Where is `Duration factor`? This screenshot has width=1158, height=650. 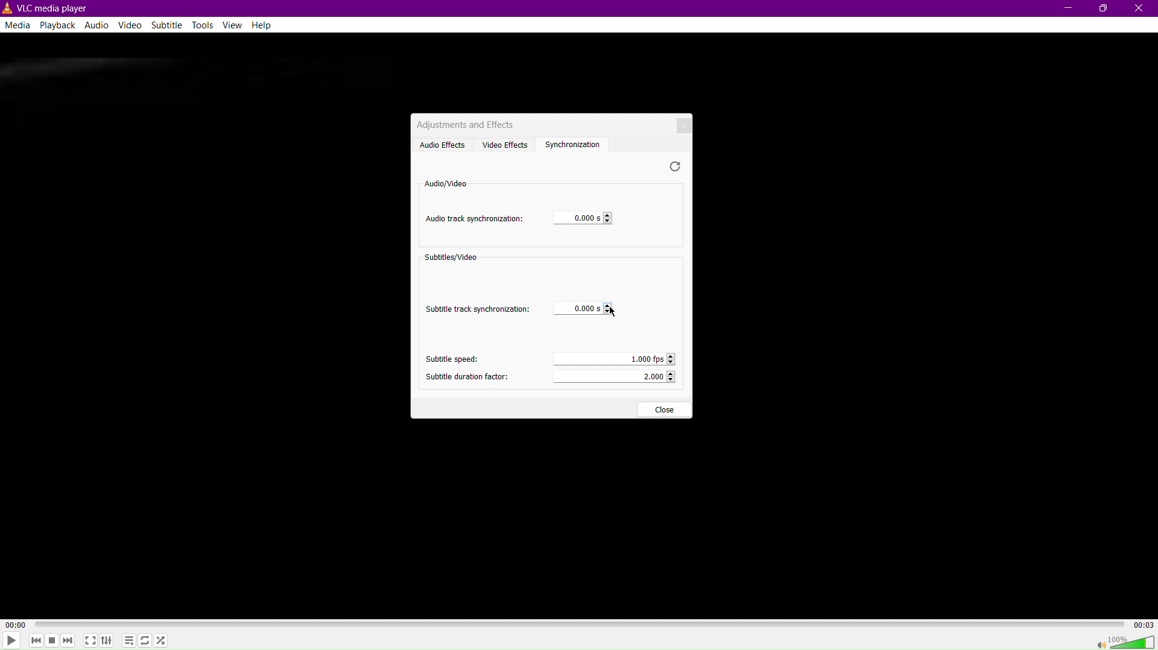
Duration factor is located at coordinates (616, 377).